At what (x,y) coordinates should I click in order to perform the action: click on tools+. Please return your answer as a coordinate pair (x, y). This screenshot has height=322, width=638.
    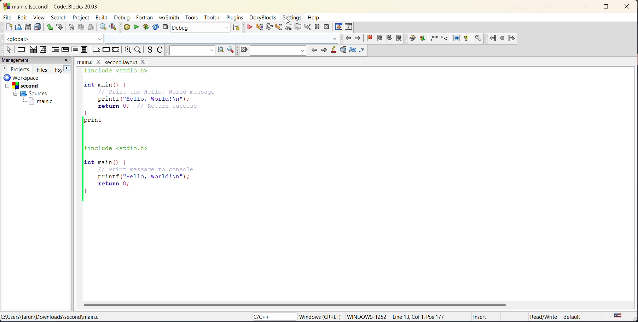
    Looking at the image, I should click on (213, 18).